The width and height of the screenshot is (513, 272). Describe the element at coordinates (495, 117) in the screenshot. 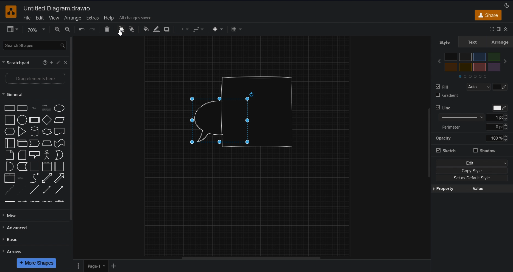

I see `Manually input line thickness` at that location.